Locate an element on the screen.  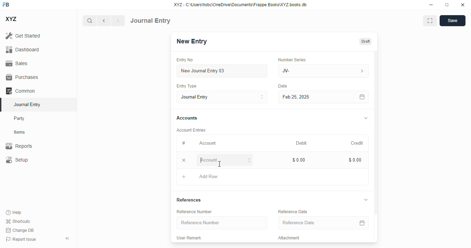
journal entry is located at coordinates (27, 104).